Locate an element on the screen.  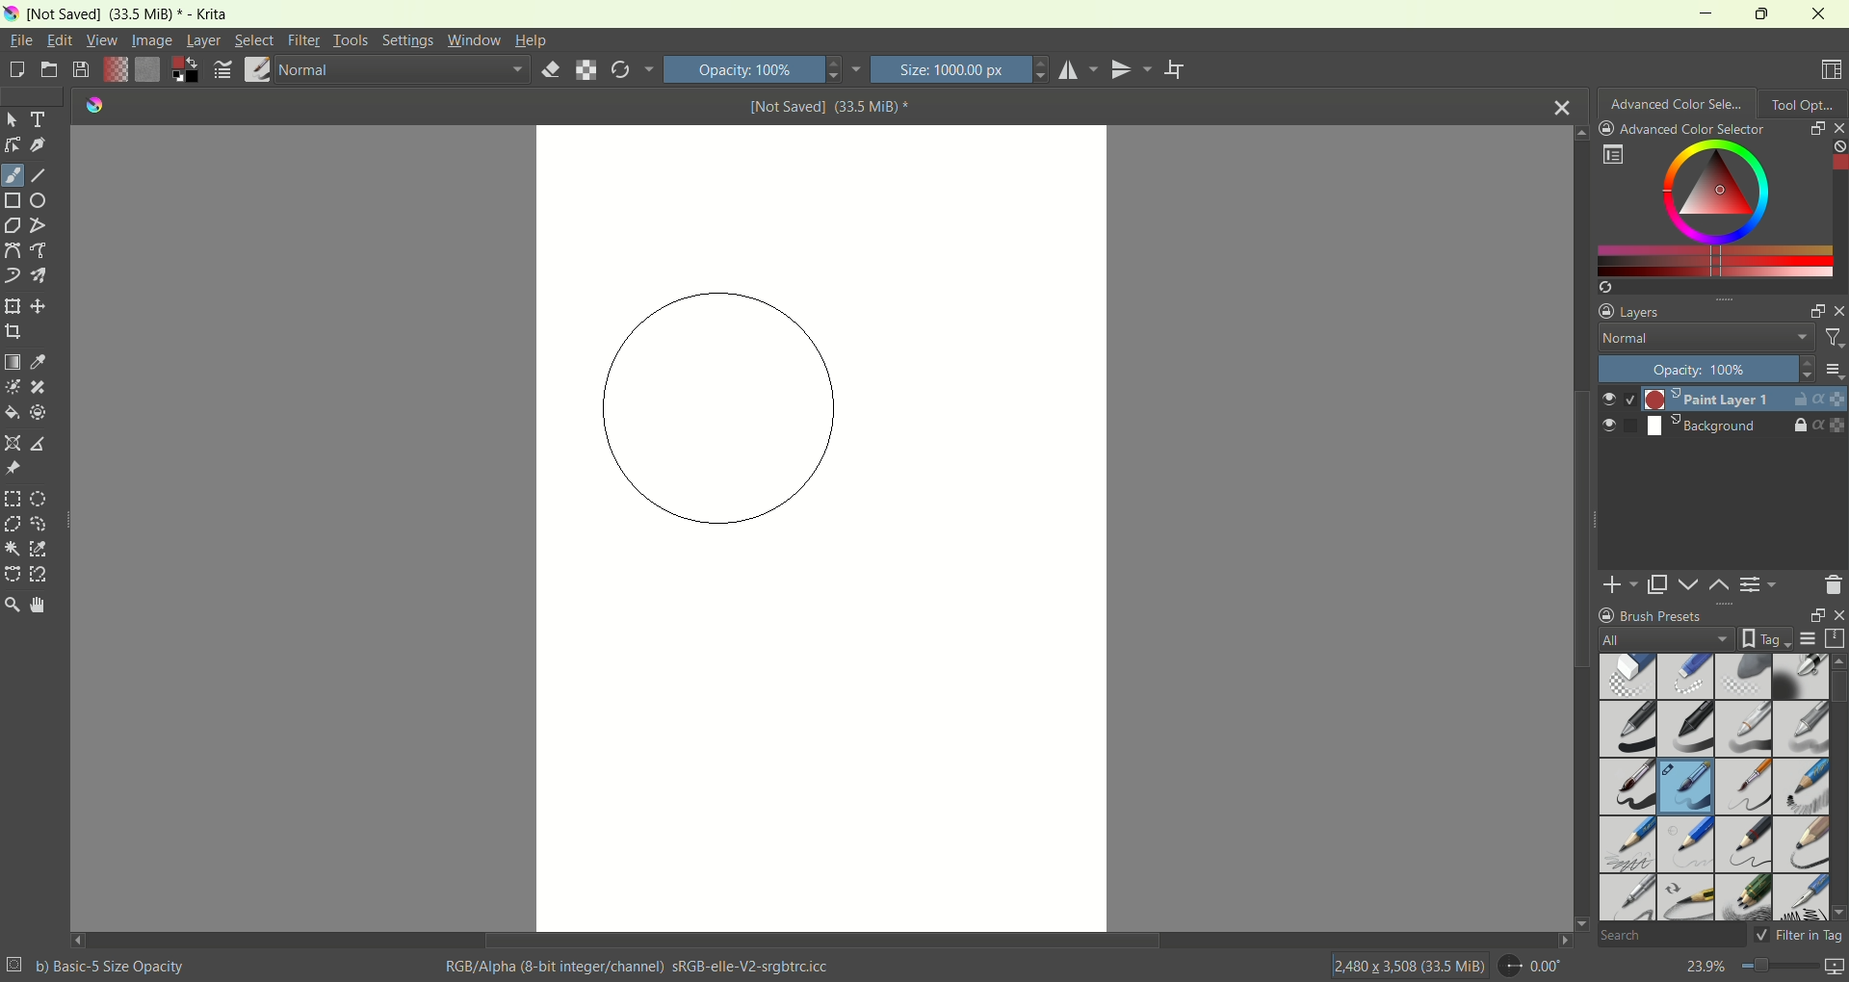
edit shapes is located at coordinates (13, 145).